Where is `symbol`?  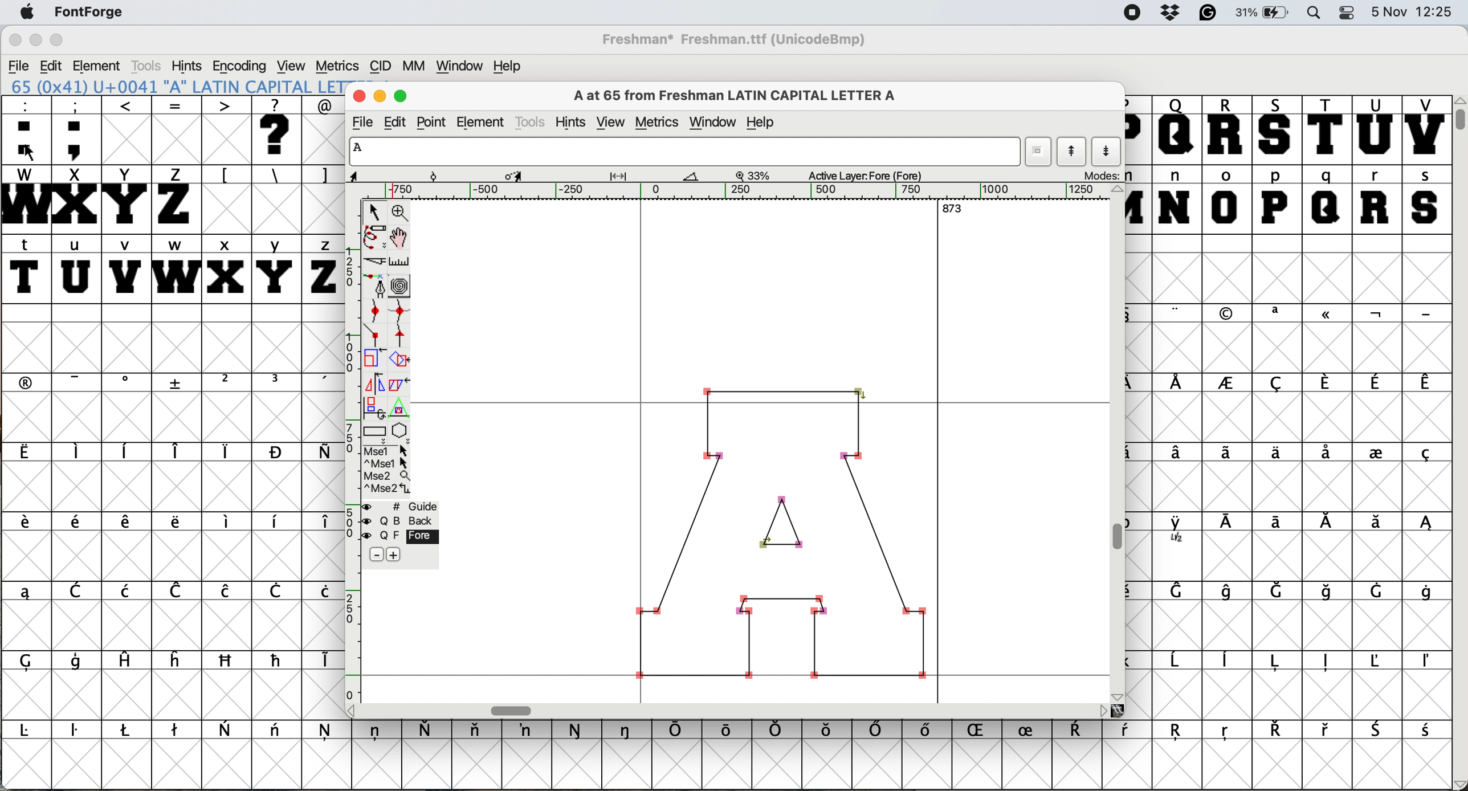 symbol is located at coordinates (178, 383).